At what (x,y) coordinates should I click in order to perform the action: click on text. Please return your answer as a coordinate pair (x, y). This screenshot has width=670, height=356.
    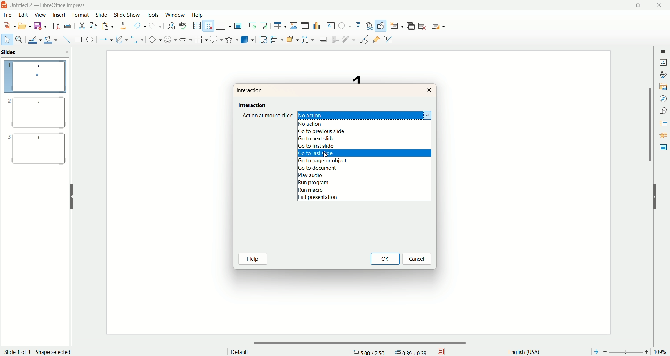
    Looking at the image, I should click on (352, 76).